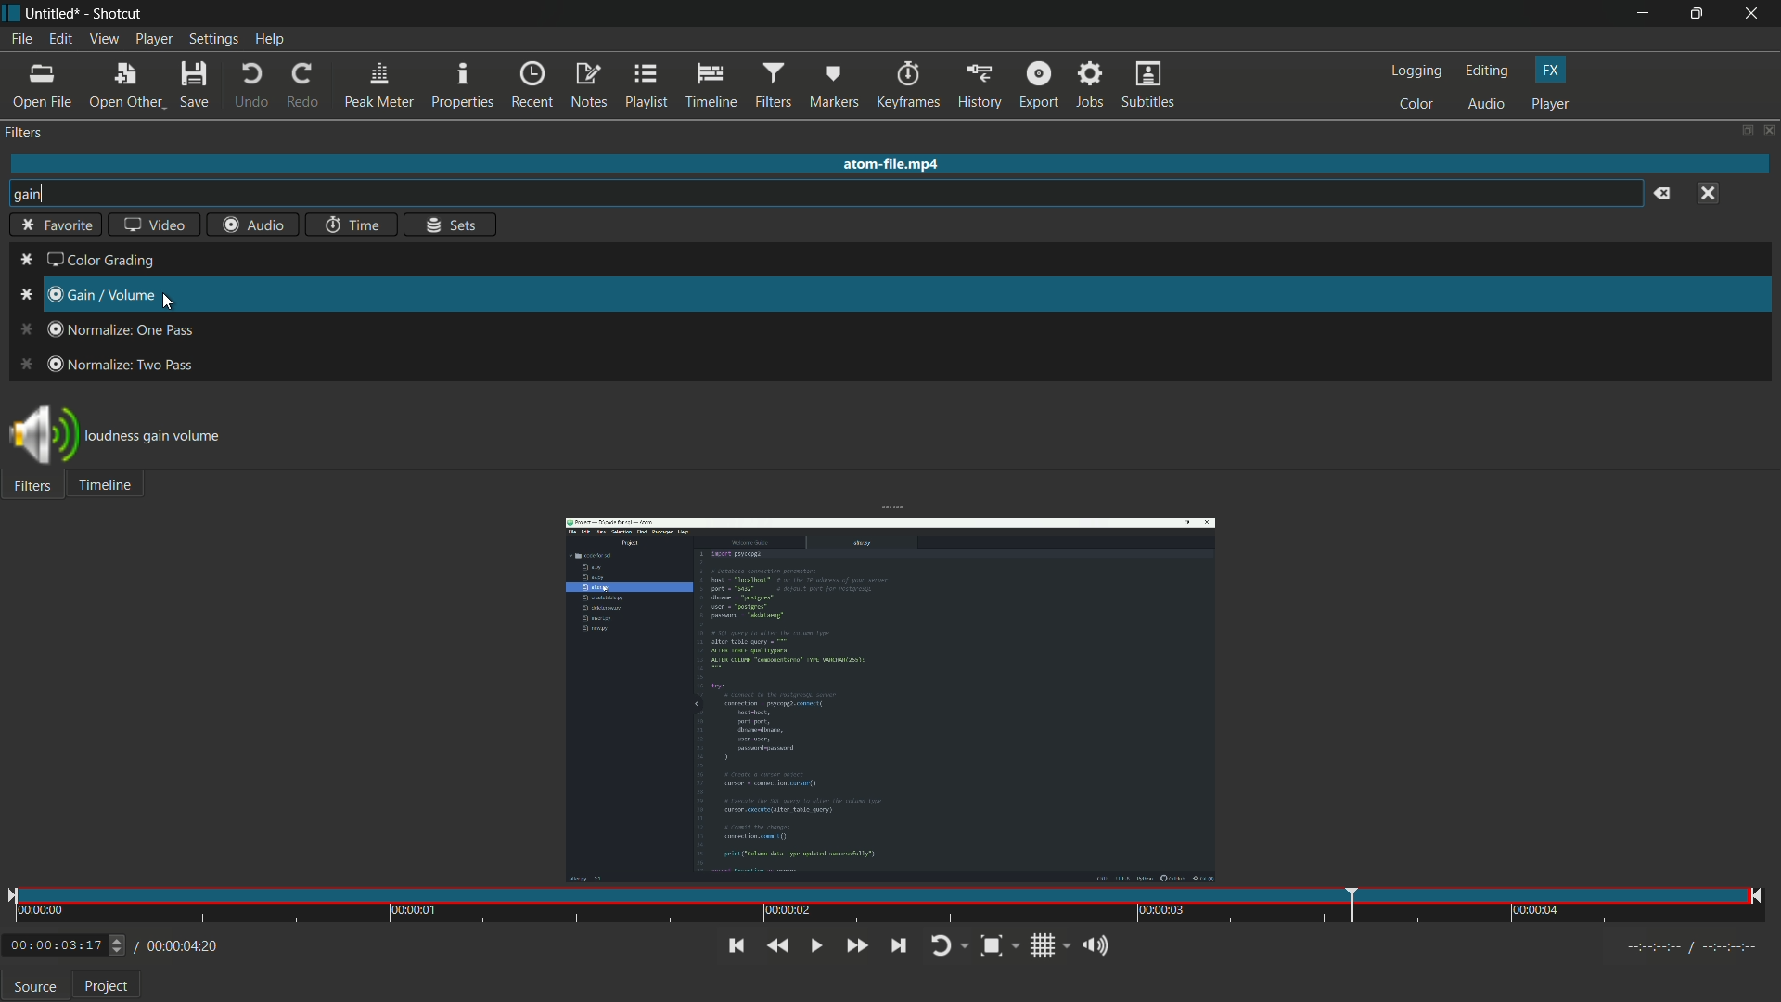 The width and height of the screenshot is (1781, 1002). Describe the element at coordinates (179, 944) in the screenshot. I see `/00:00:04:20(total time)` at that location.